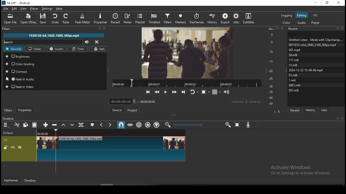 Image resolution: width=346 pixels, height=194 pixels. Describe the element at coordinates (300, 54) in the screenshot. I see `54.mit` at that location.